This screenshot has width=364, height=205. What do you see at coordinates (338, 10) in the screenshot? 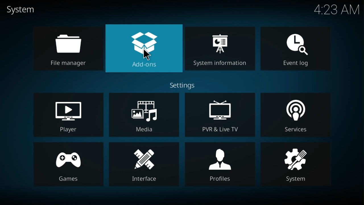
I see `time` at bounding box center [338, 10].